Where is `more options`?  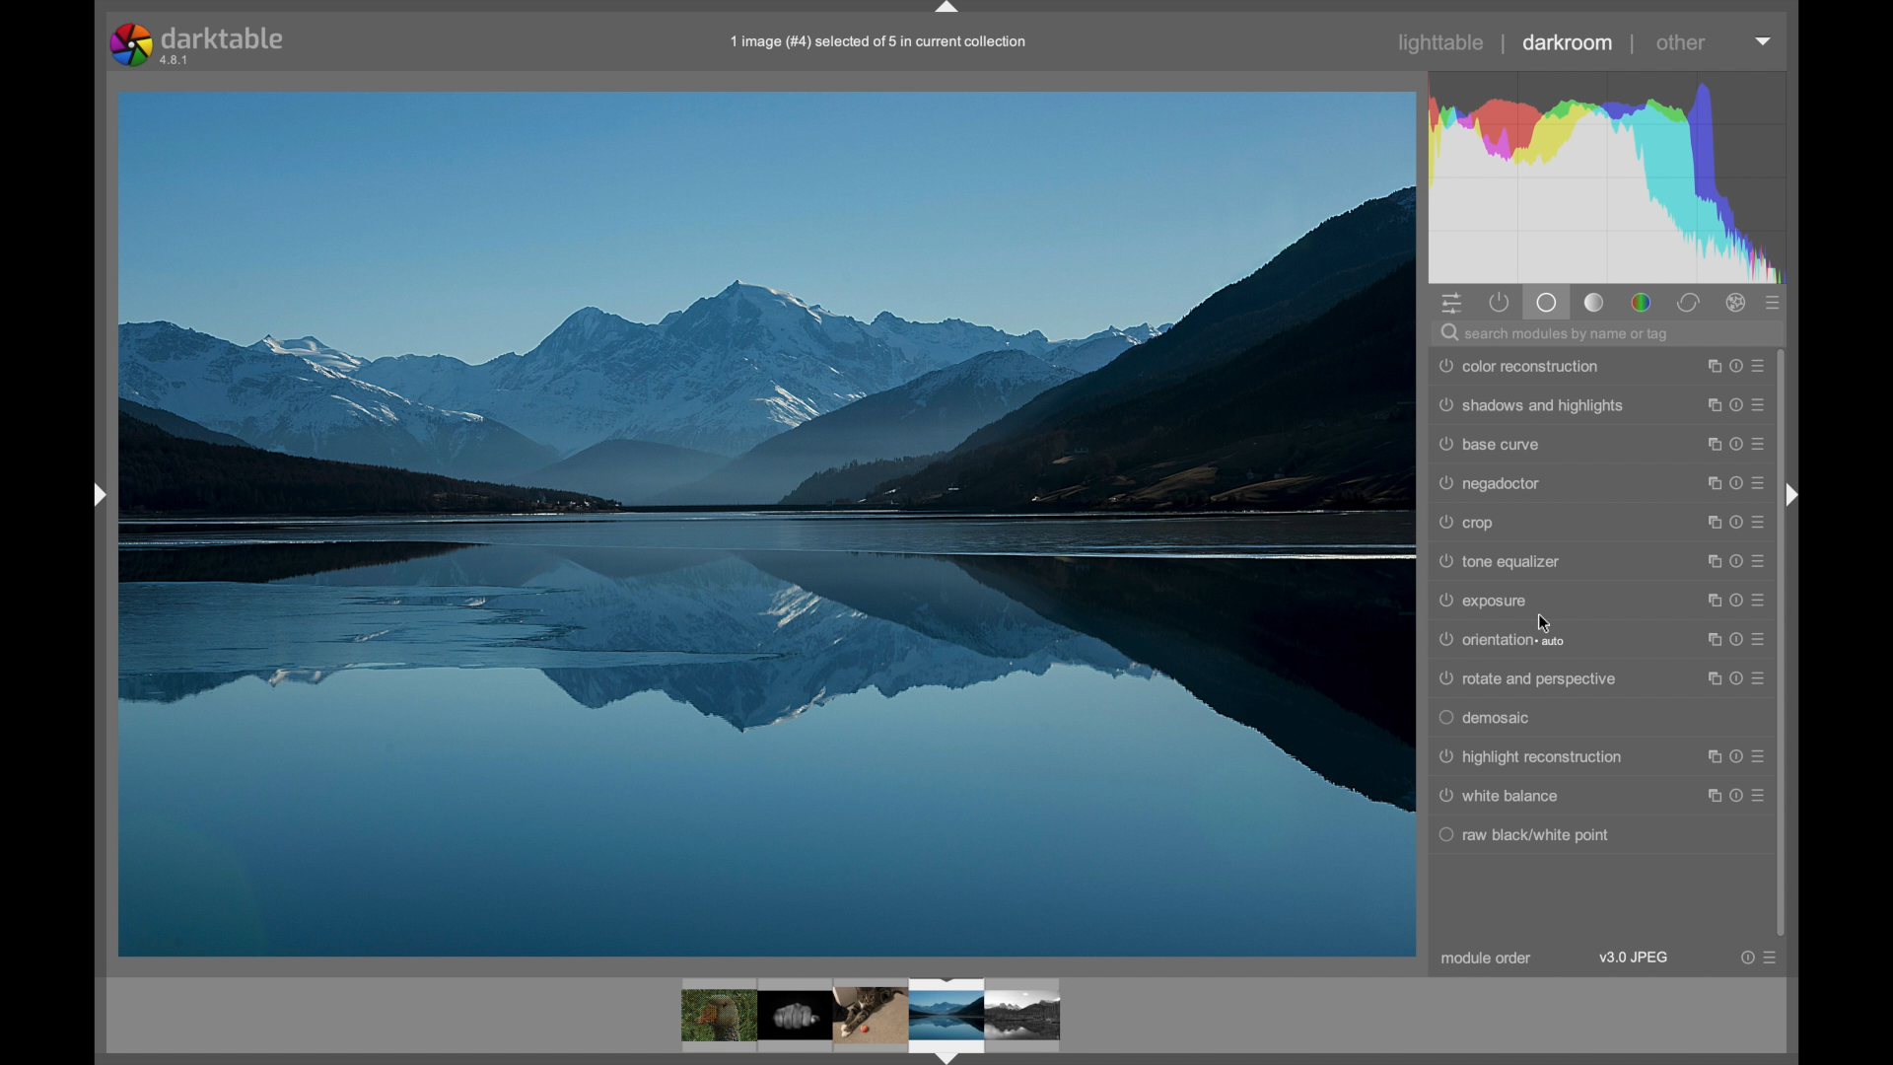 more options is located at coordinates (1737, 483).